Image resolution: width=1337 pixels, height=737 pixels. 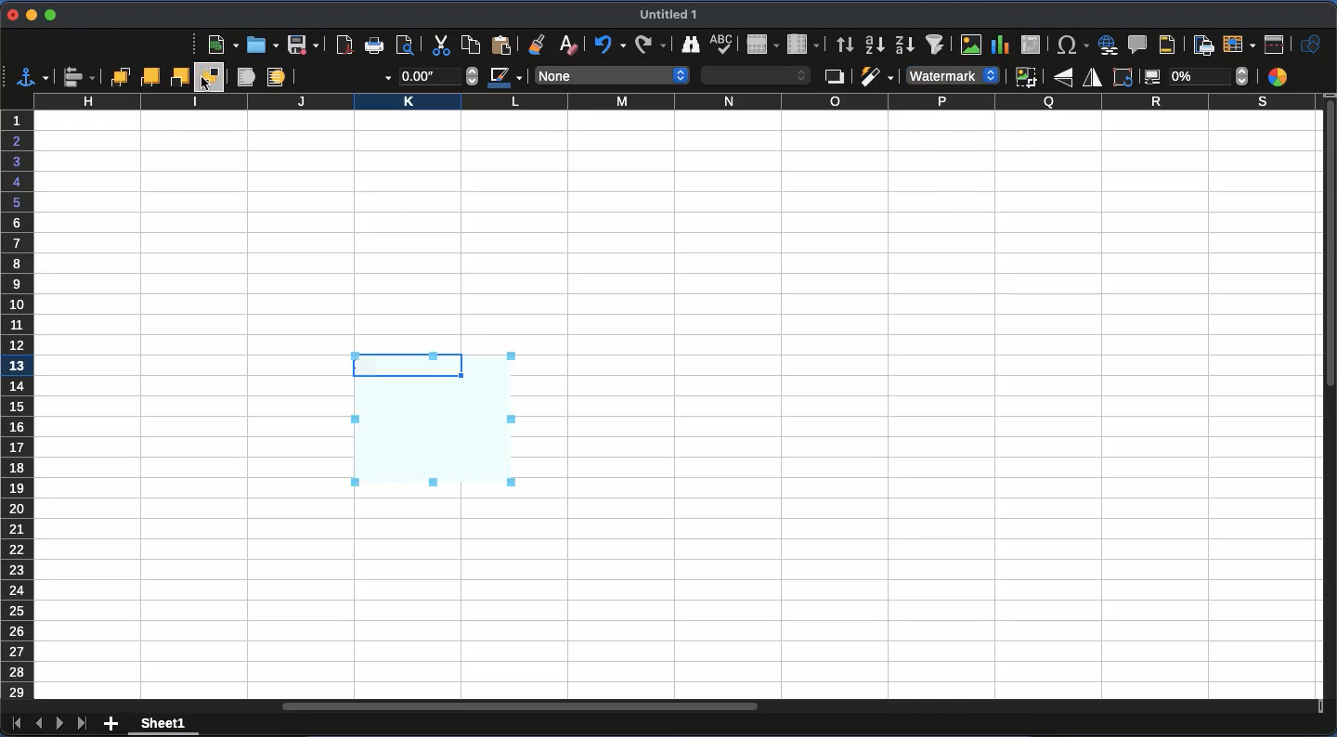 I want to click on chart, so click(x=1004, y=45).